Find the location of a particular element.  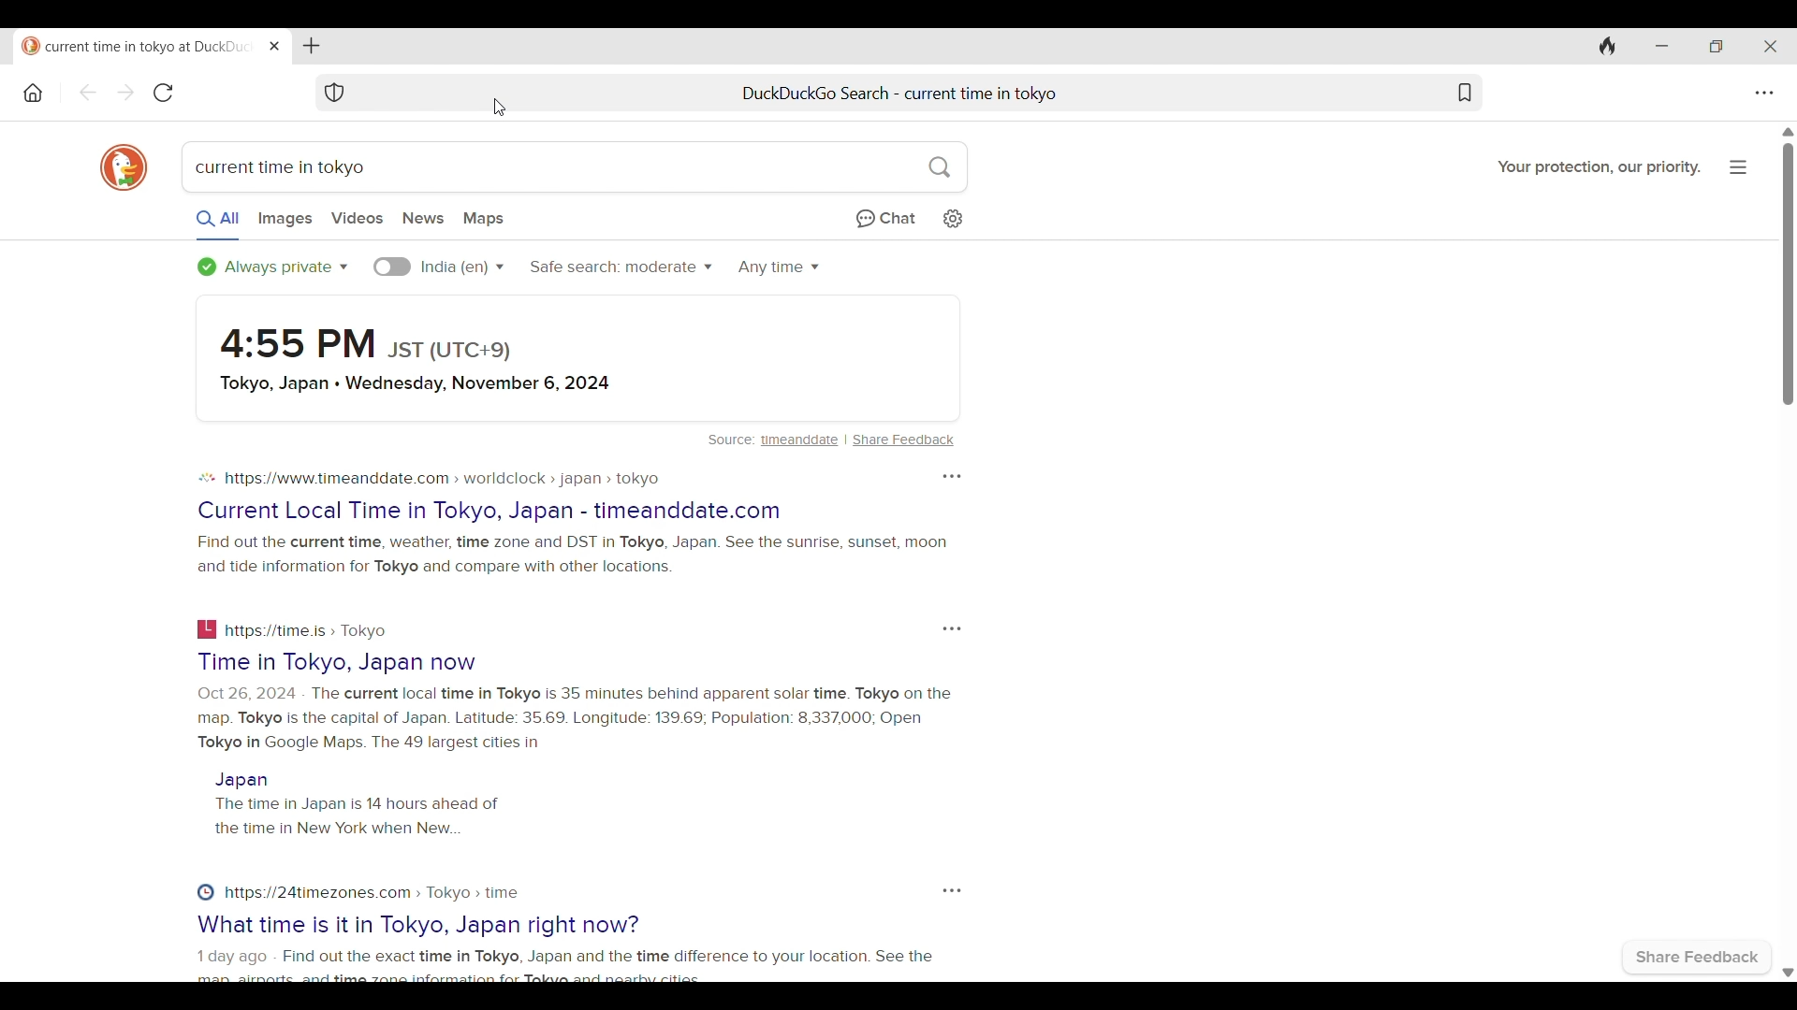

Search images is located at coordinates (286, 220).